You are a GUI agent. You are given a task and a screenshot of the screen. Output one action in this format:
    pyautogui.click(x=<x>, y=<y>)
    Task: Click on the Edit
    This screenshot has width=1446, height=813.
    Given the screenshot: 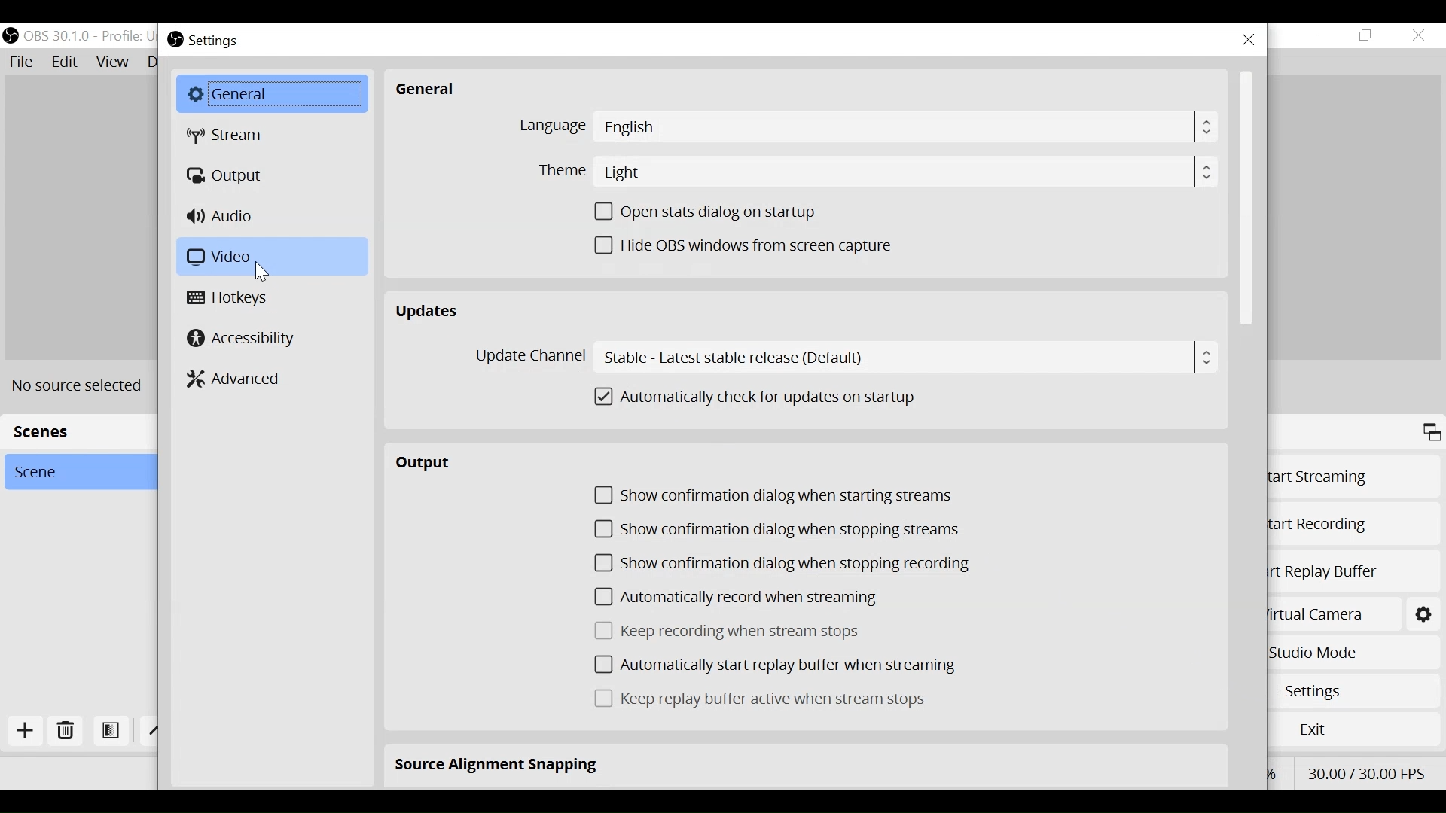 What is the action you would take?
    pyautogui.click(x=66, y=62)
    